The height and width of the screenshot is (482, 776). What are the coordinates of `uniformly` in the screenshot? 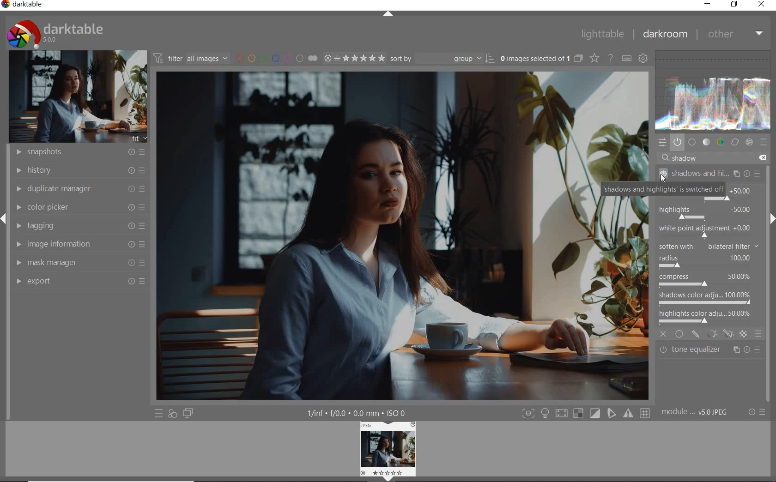 It's located at (680, 334).